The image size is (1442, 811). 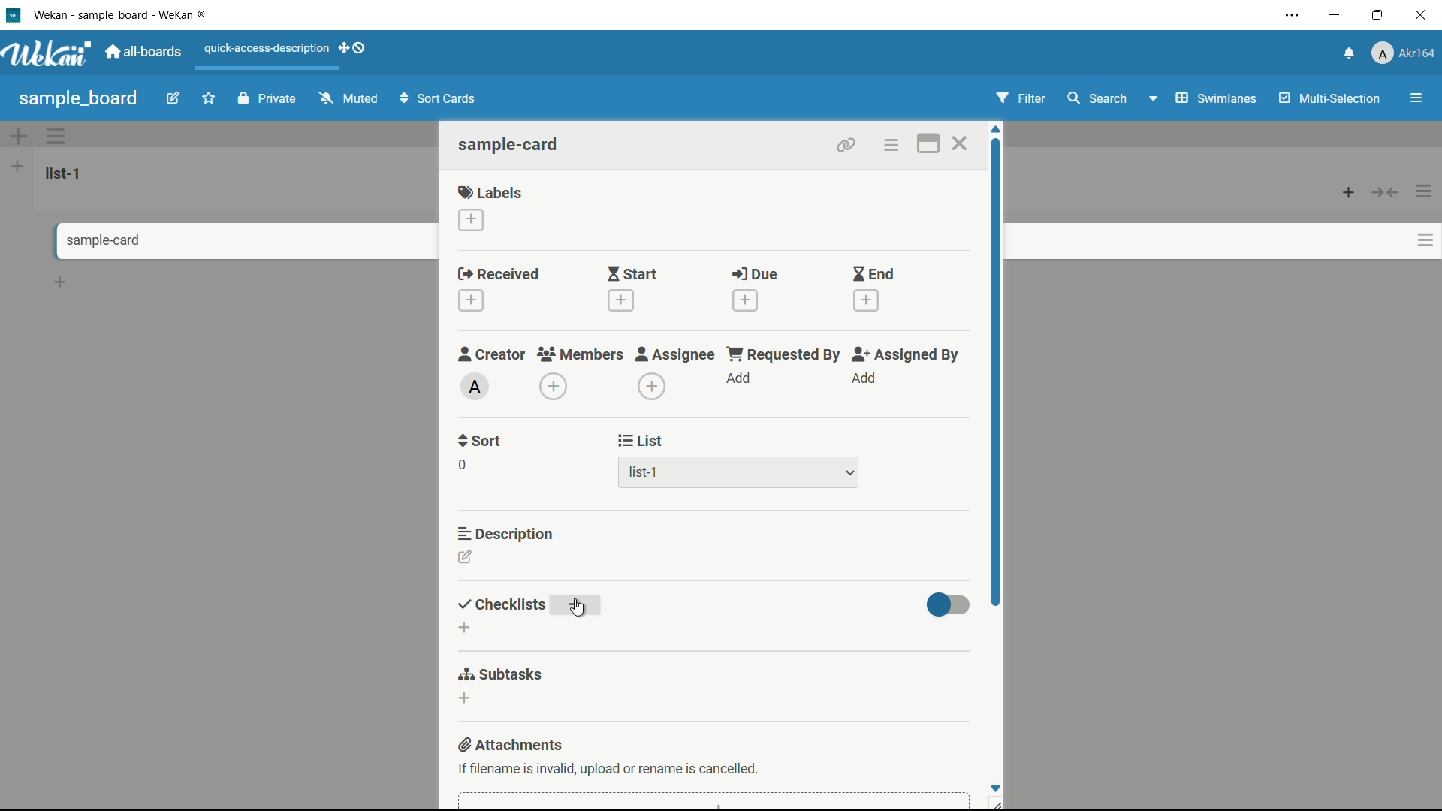 What do you see at coordinates (463, 628) in the screenshot?
I see `add checklist` at bounding box center [463, 628].